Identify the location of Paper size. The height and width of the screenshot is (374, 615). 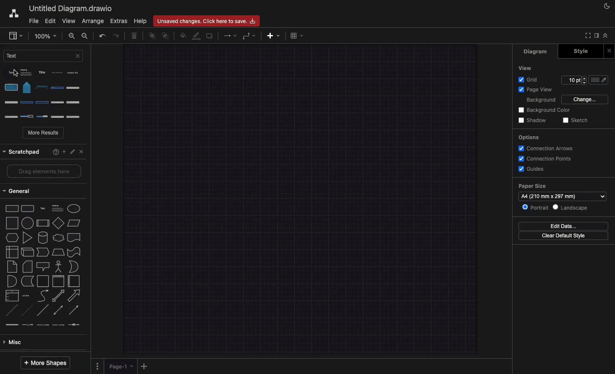
(562, 191).